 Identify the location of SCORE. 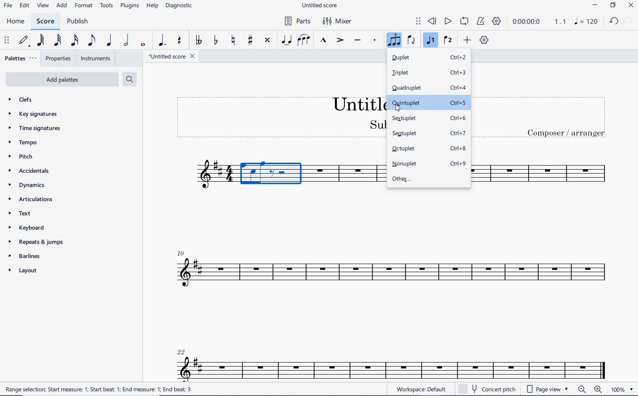
(45, 22).